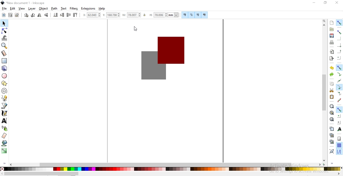 The height and width of the screenshot is (176, 343). What do you see at coordinates (339, 109) in the screenshot?
I see `snap other points` at bounding box center [339, 109].